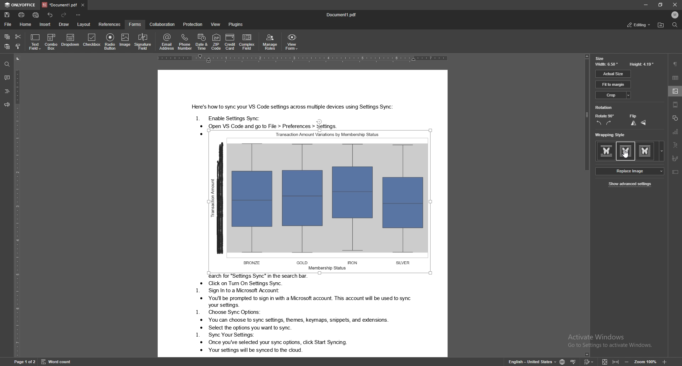 The image size is (682, 366). What do you see at coordinates (676, 132) in the screenshot?
I see `chart` at bounding box center [676, 132].